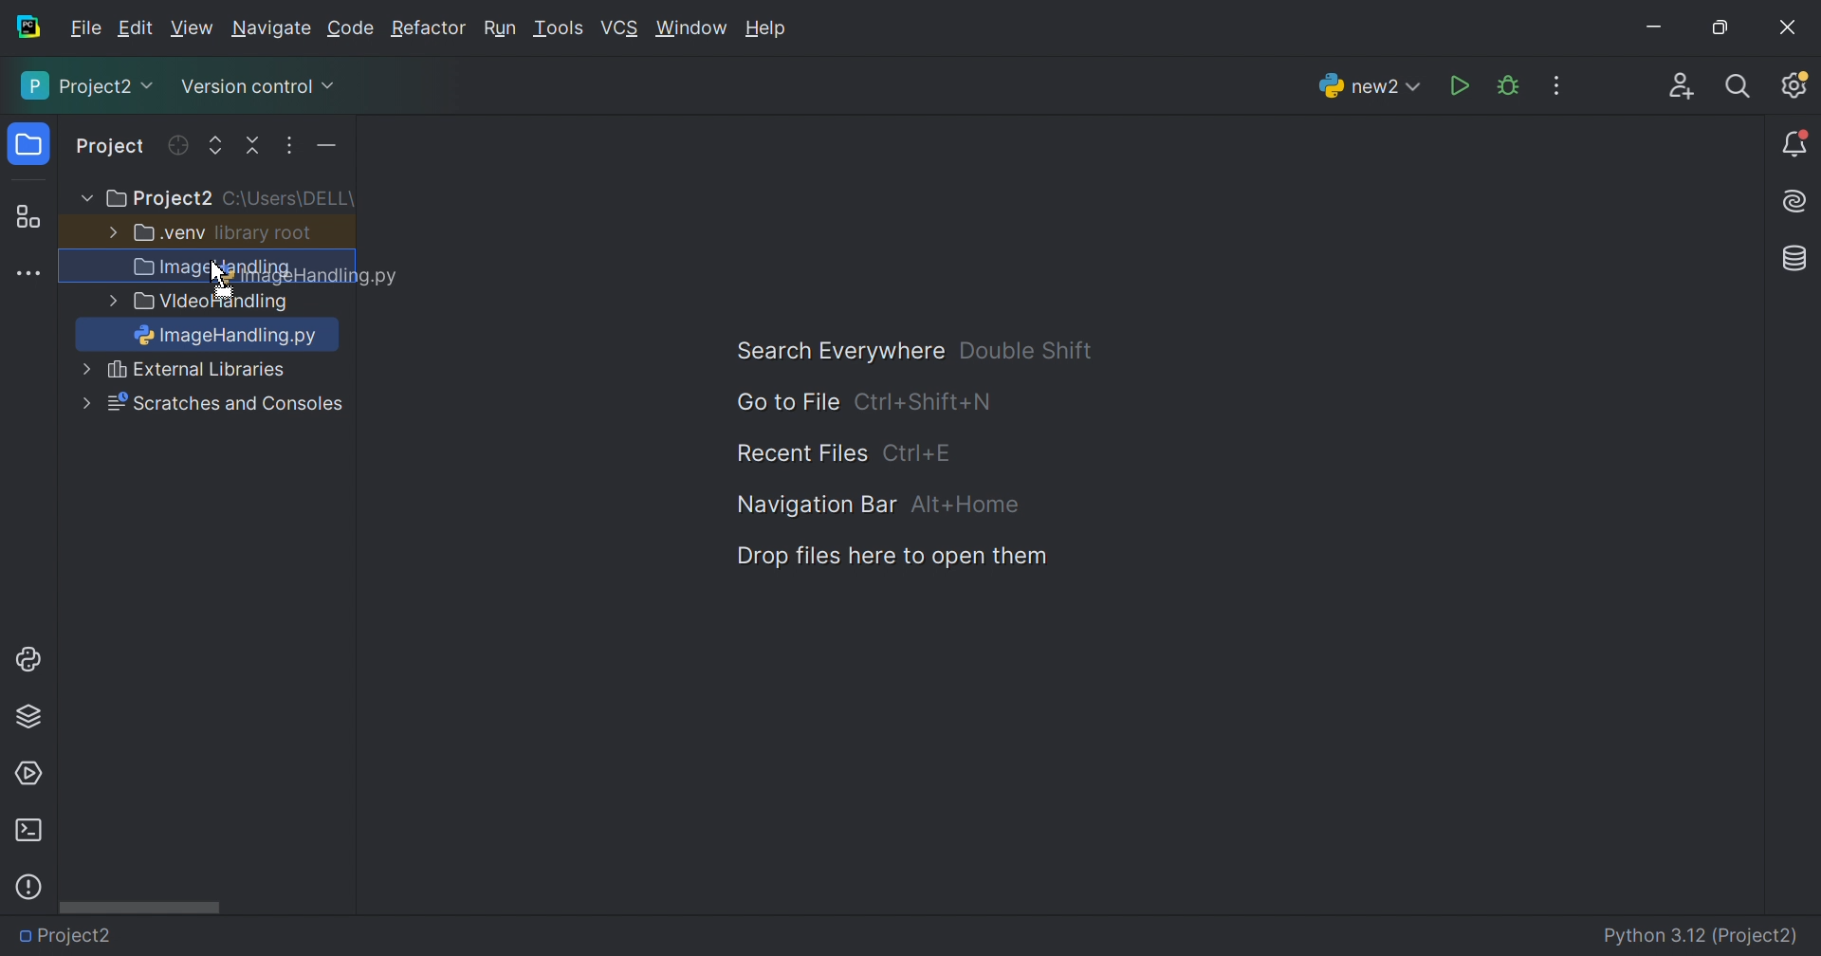  I want to click on Code, so click(354, 29).